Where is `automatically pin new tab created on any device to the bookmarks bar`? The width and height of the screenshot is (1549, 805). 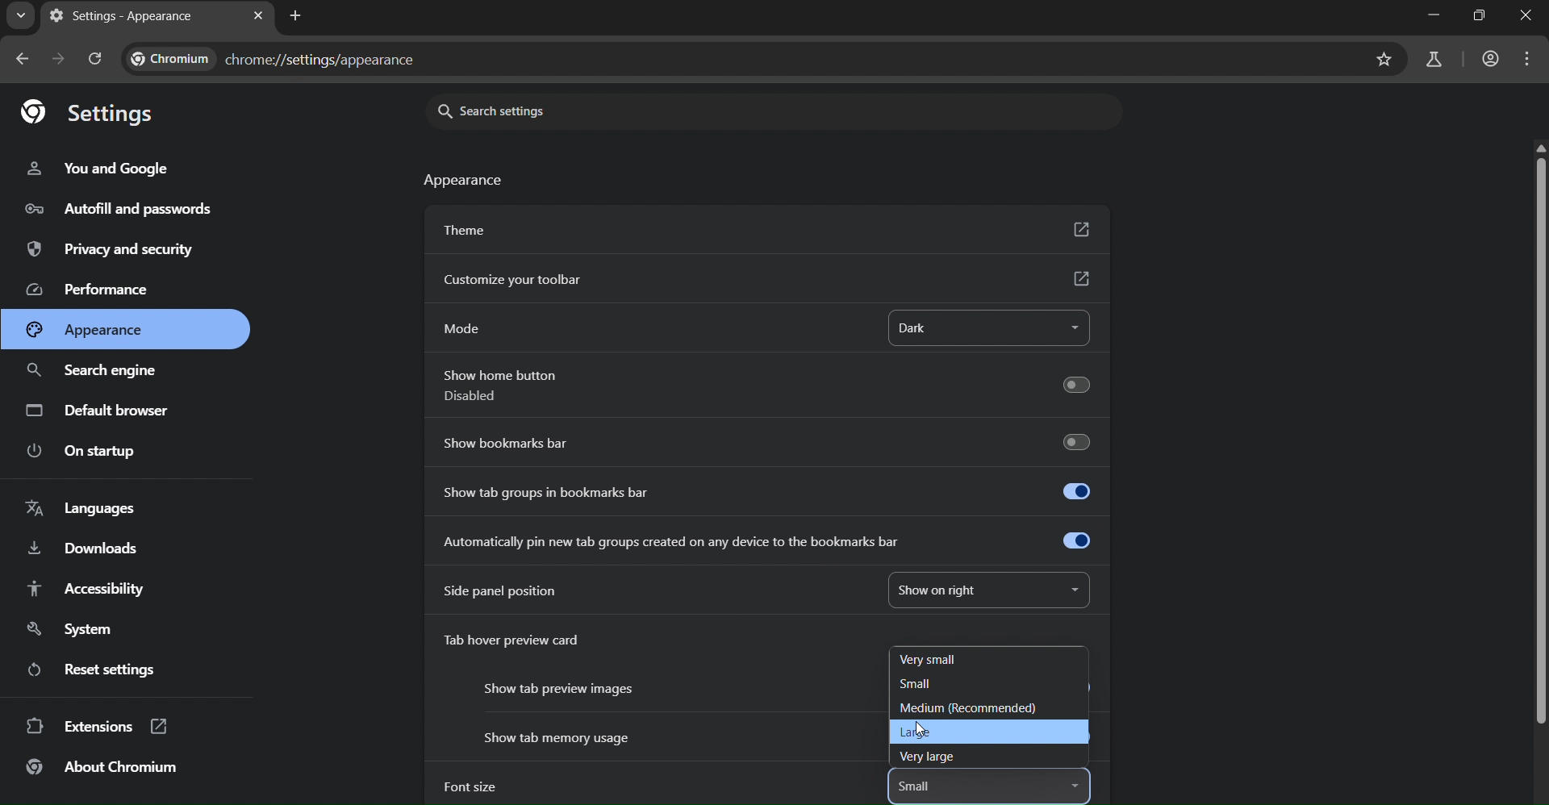
automatically pin new tab created on any device to the bookmarks bar is located at coordinates (771, 541).